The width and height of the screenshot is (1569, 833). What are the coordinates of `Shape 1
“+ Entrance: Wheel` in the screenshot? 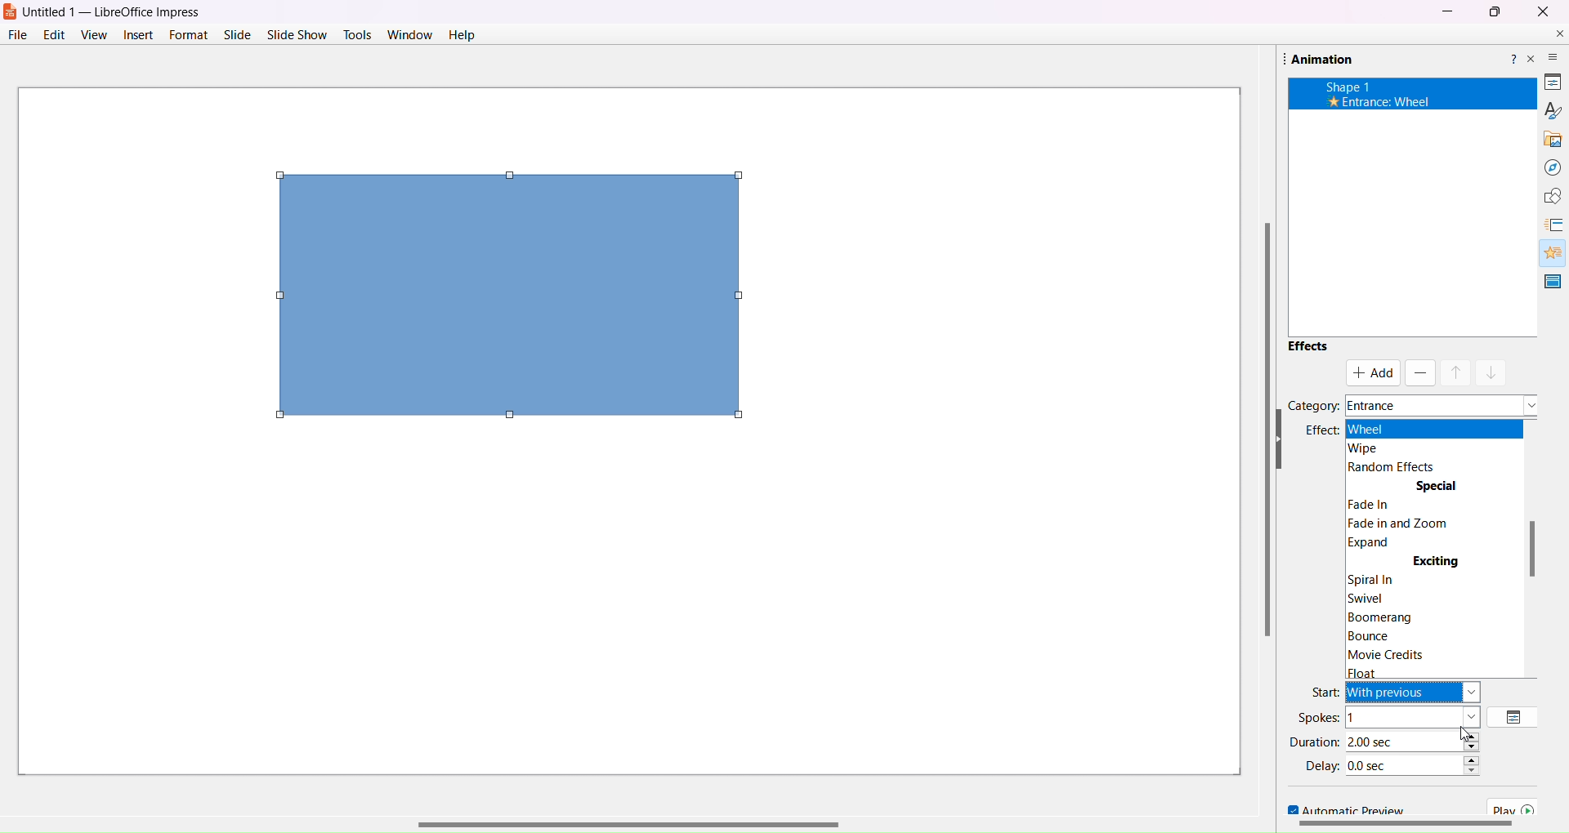 It's located at (1370, 96).